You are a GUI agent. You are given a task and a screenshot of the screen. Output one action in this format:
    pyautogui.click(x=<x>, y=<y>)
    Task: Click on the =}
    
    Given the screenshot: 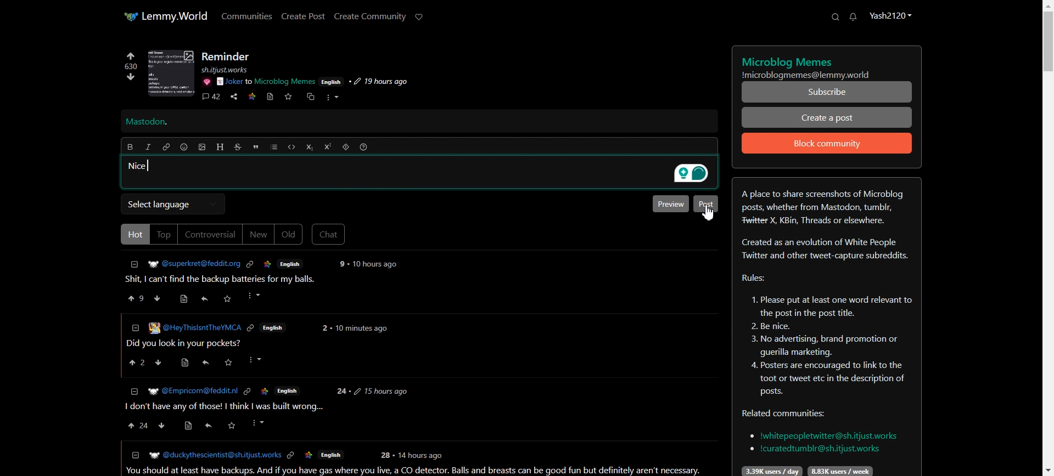 What is the action you would take?
    pyautogui.click(x=133, y=390)
    